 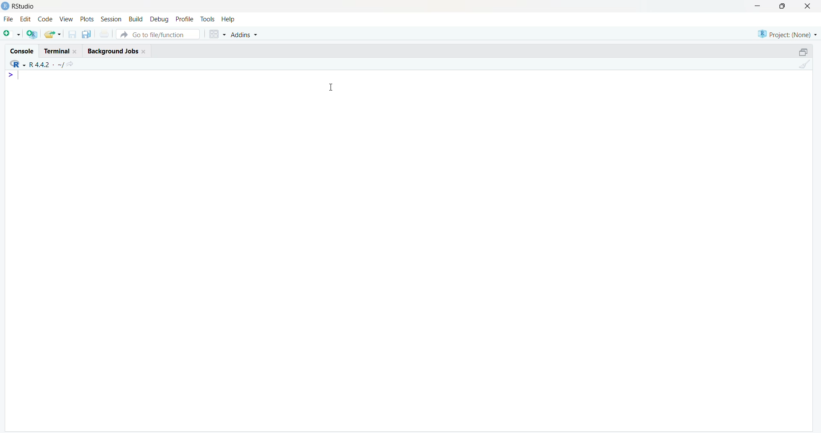 I want to click on R, so click(x=17, y=64).